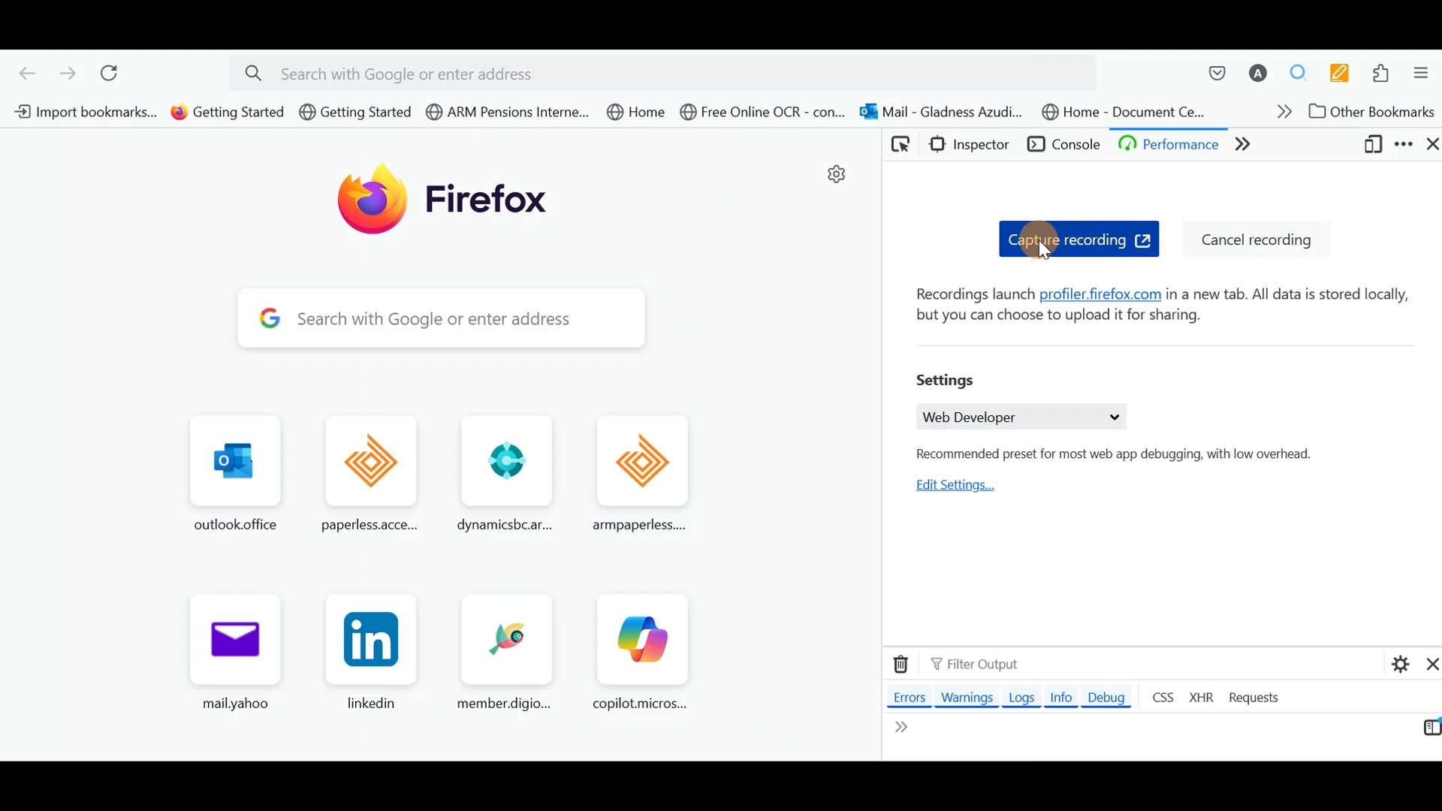 The height and width of the screenshot is (811, 1442). Describe the element at coordinates (1173, 306) in the screenshot. I see `Recordings launch profiler firefox.com in a new tab. All data is stored locally,
but you can choose to upload it for sharing.` at that location.